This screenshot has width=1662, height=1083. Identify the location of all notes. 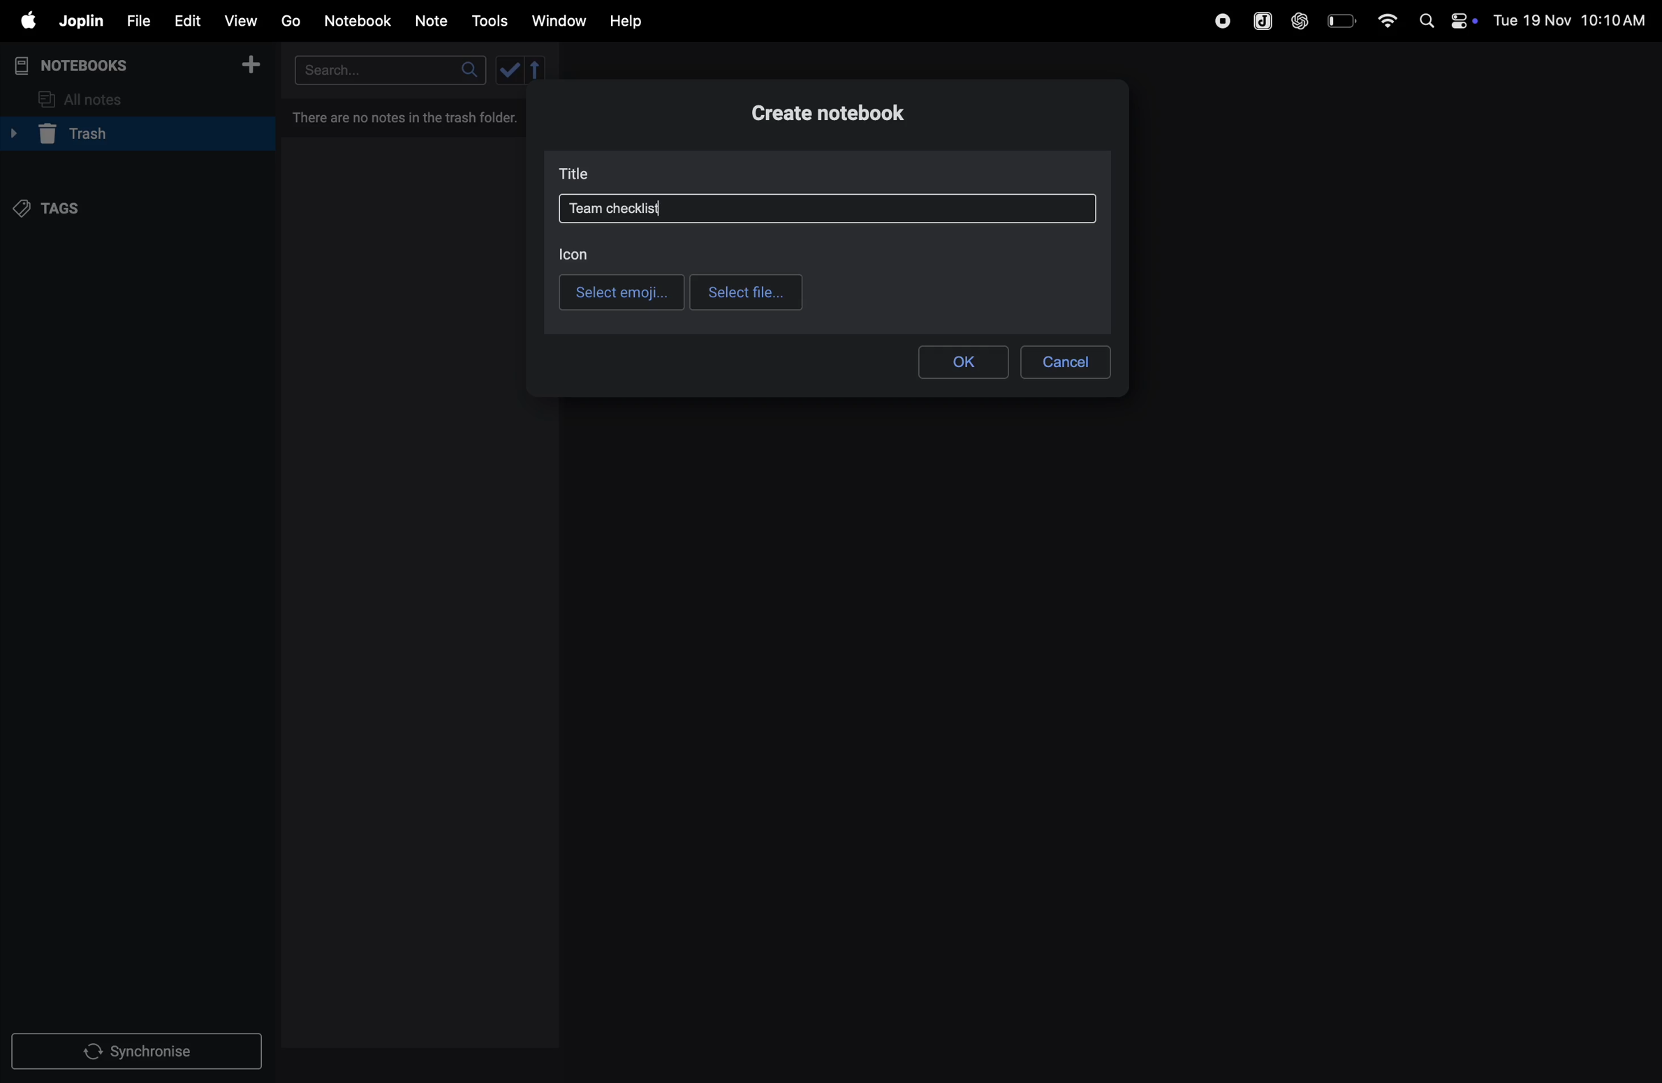
(91, 98).